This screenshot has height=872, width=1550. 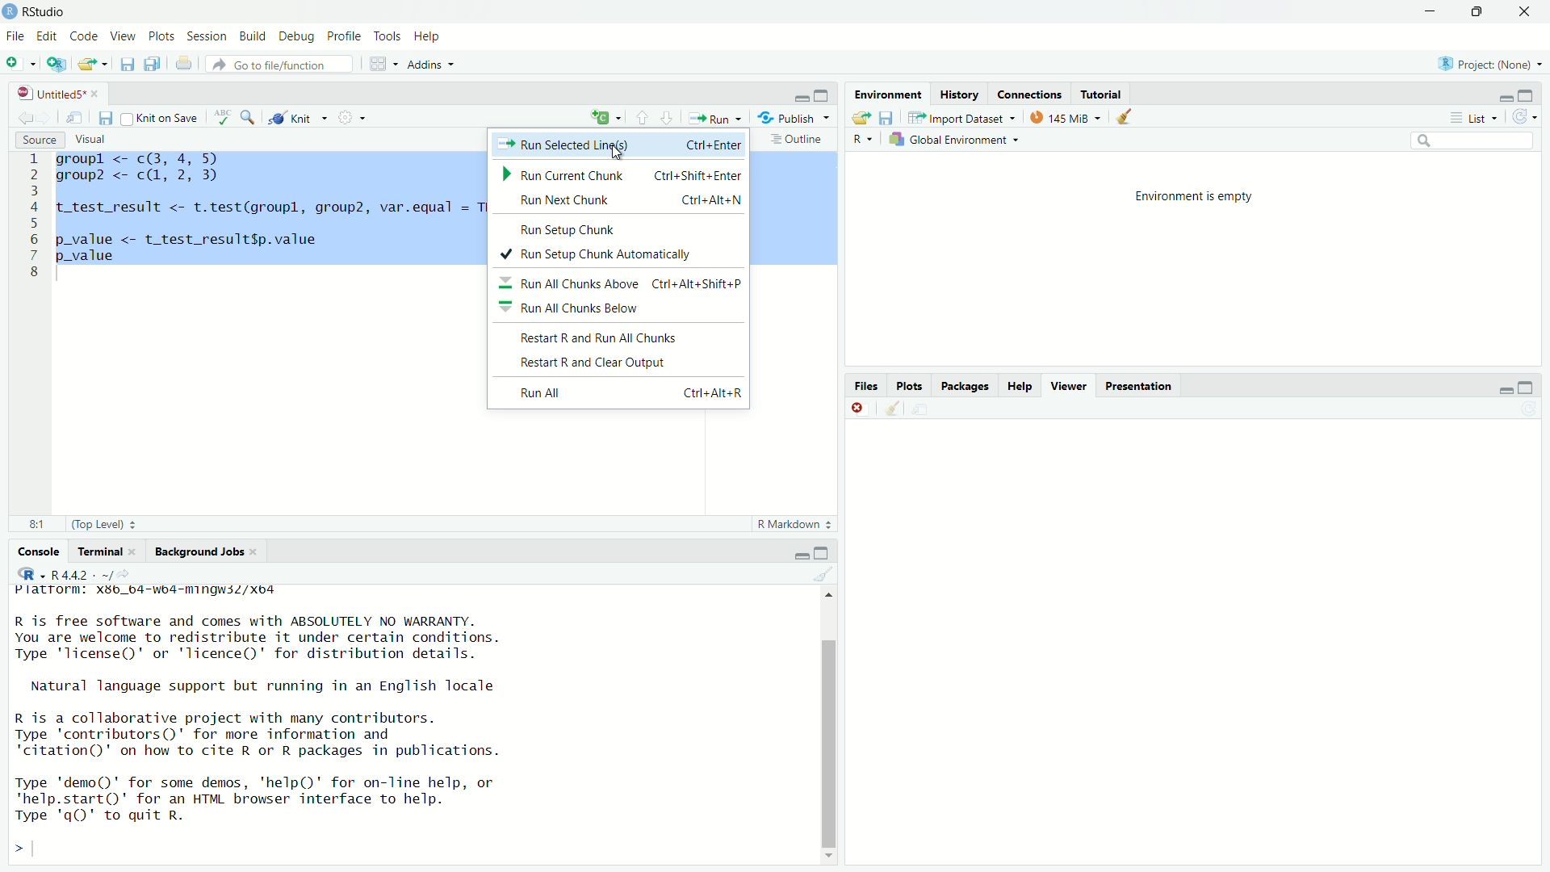 I want to click on RB) Project: (None) , so click(x=1484, y=62).